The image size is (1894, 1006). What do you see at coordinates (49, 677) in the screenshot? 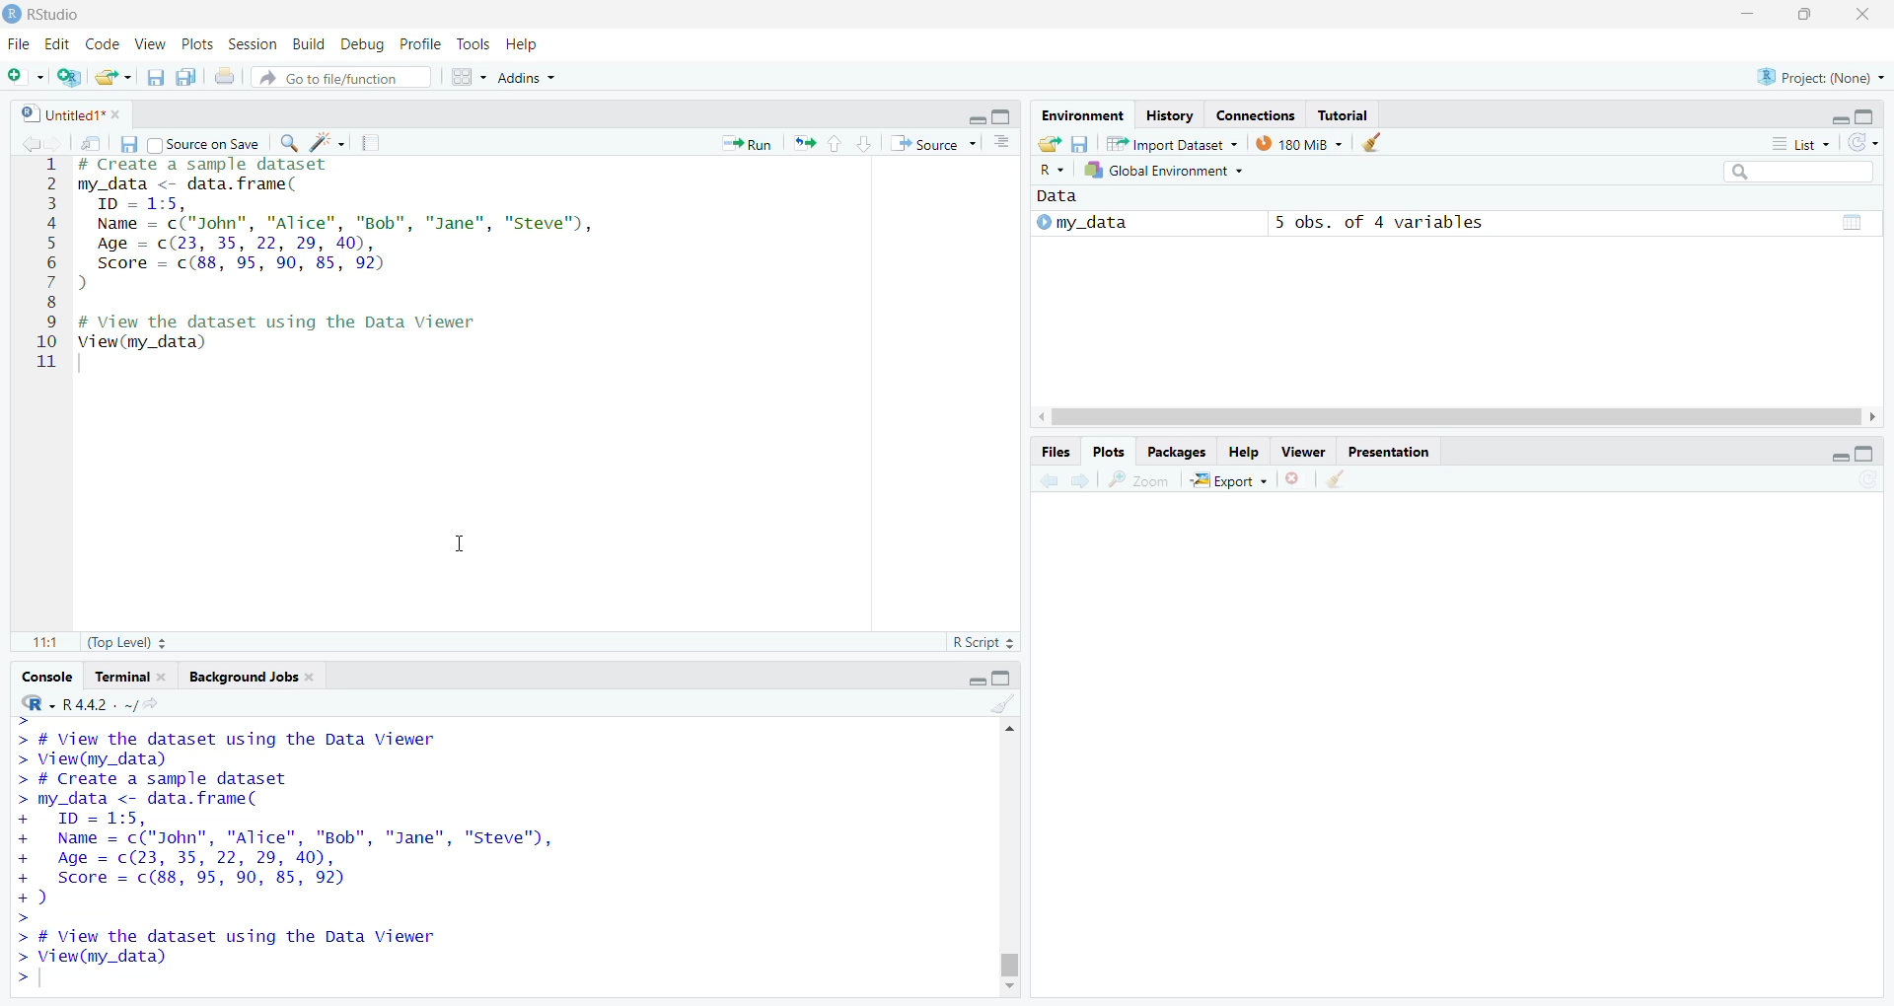
I see `Console` at bounding box center [49, 677].